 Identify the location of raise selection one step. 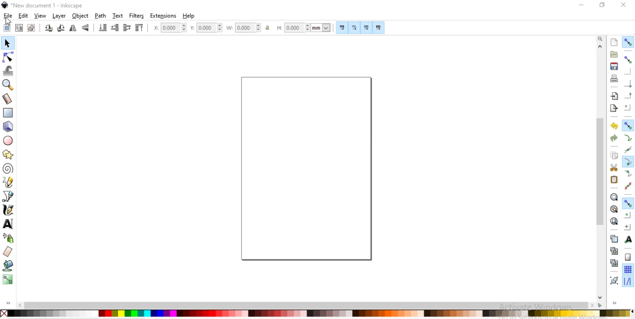
(126, 28).